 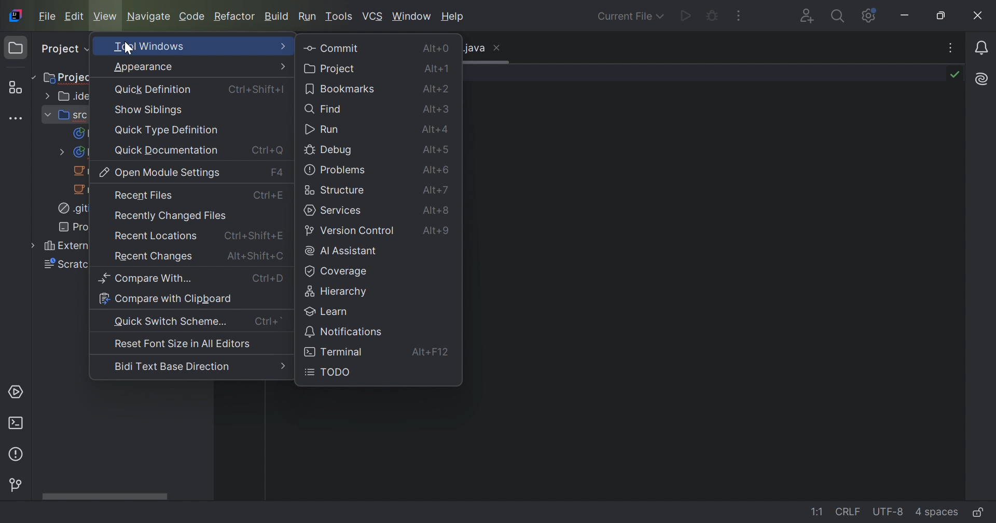 What do you see at coordinates (372, 17) in the screenshot?
I see `VCS` at bounding box center [372, 17].